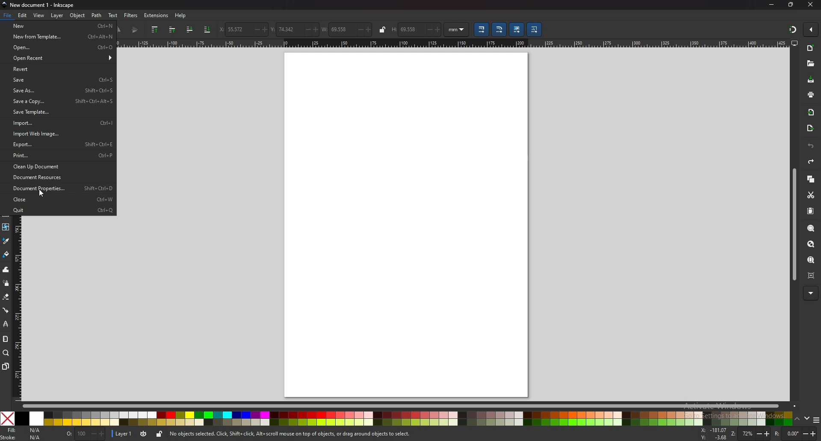 Image resolution: width=821 pixels, height=441 pixels. Describe the element at coordinates (812, 113) in the screenshot. I see `import` at that location.